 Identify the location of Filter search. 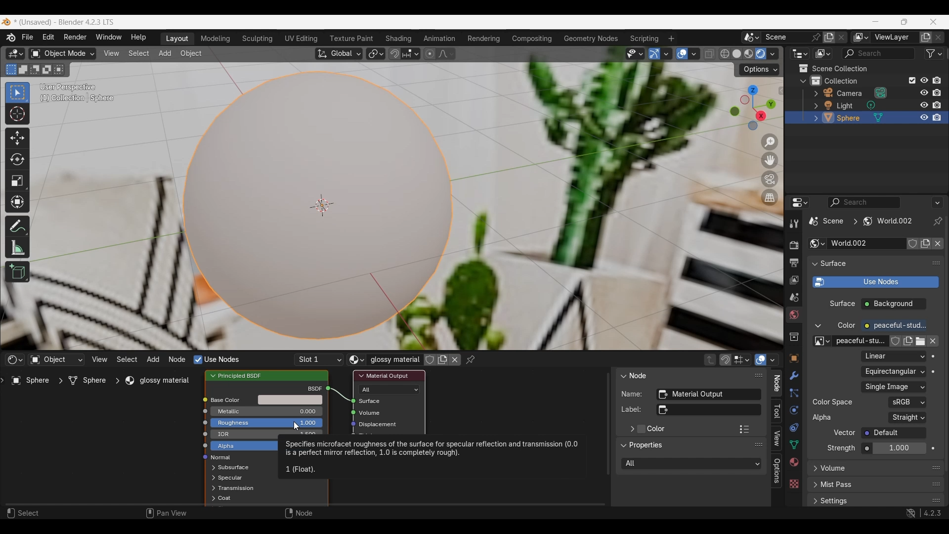
(878, 54).